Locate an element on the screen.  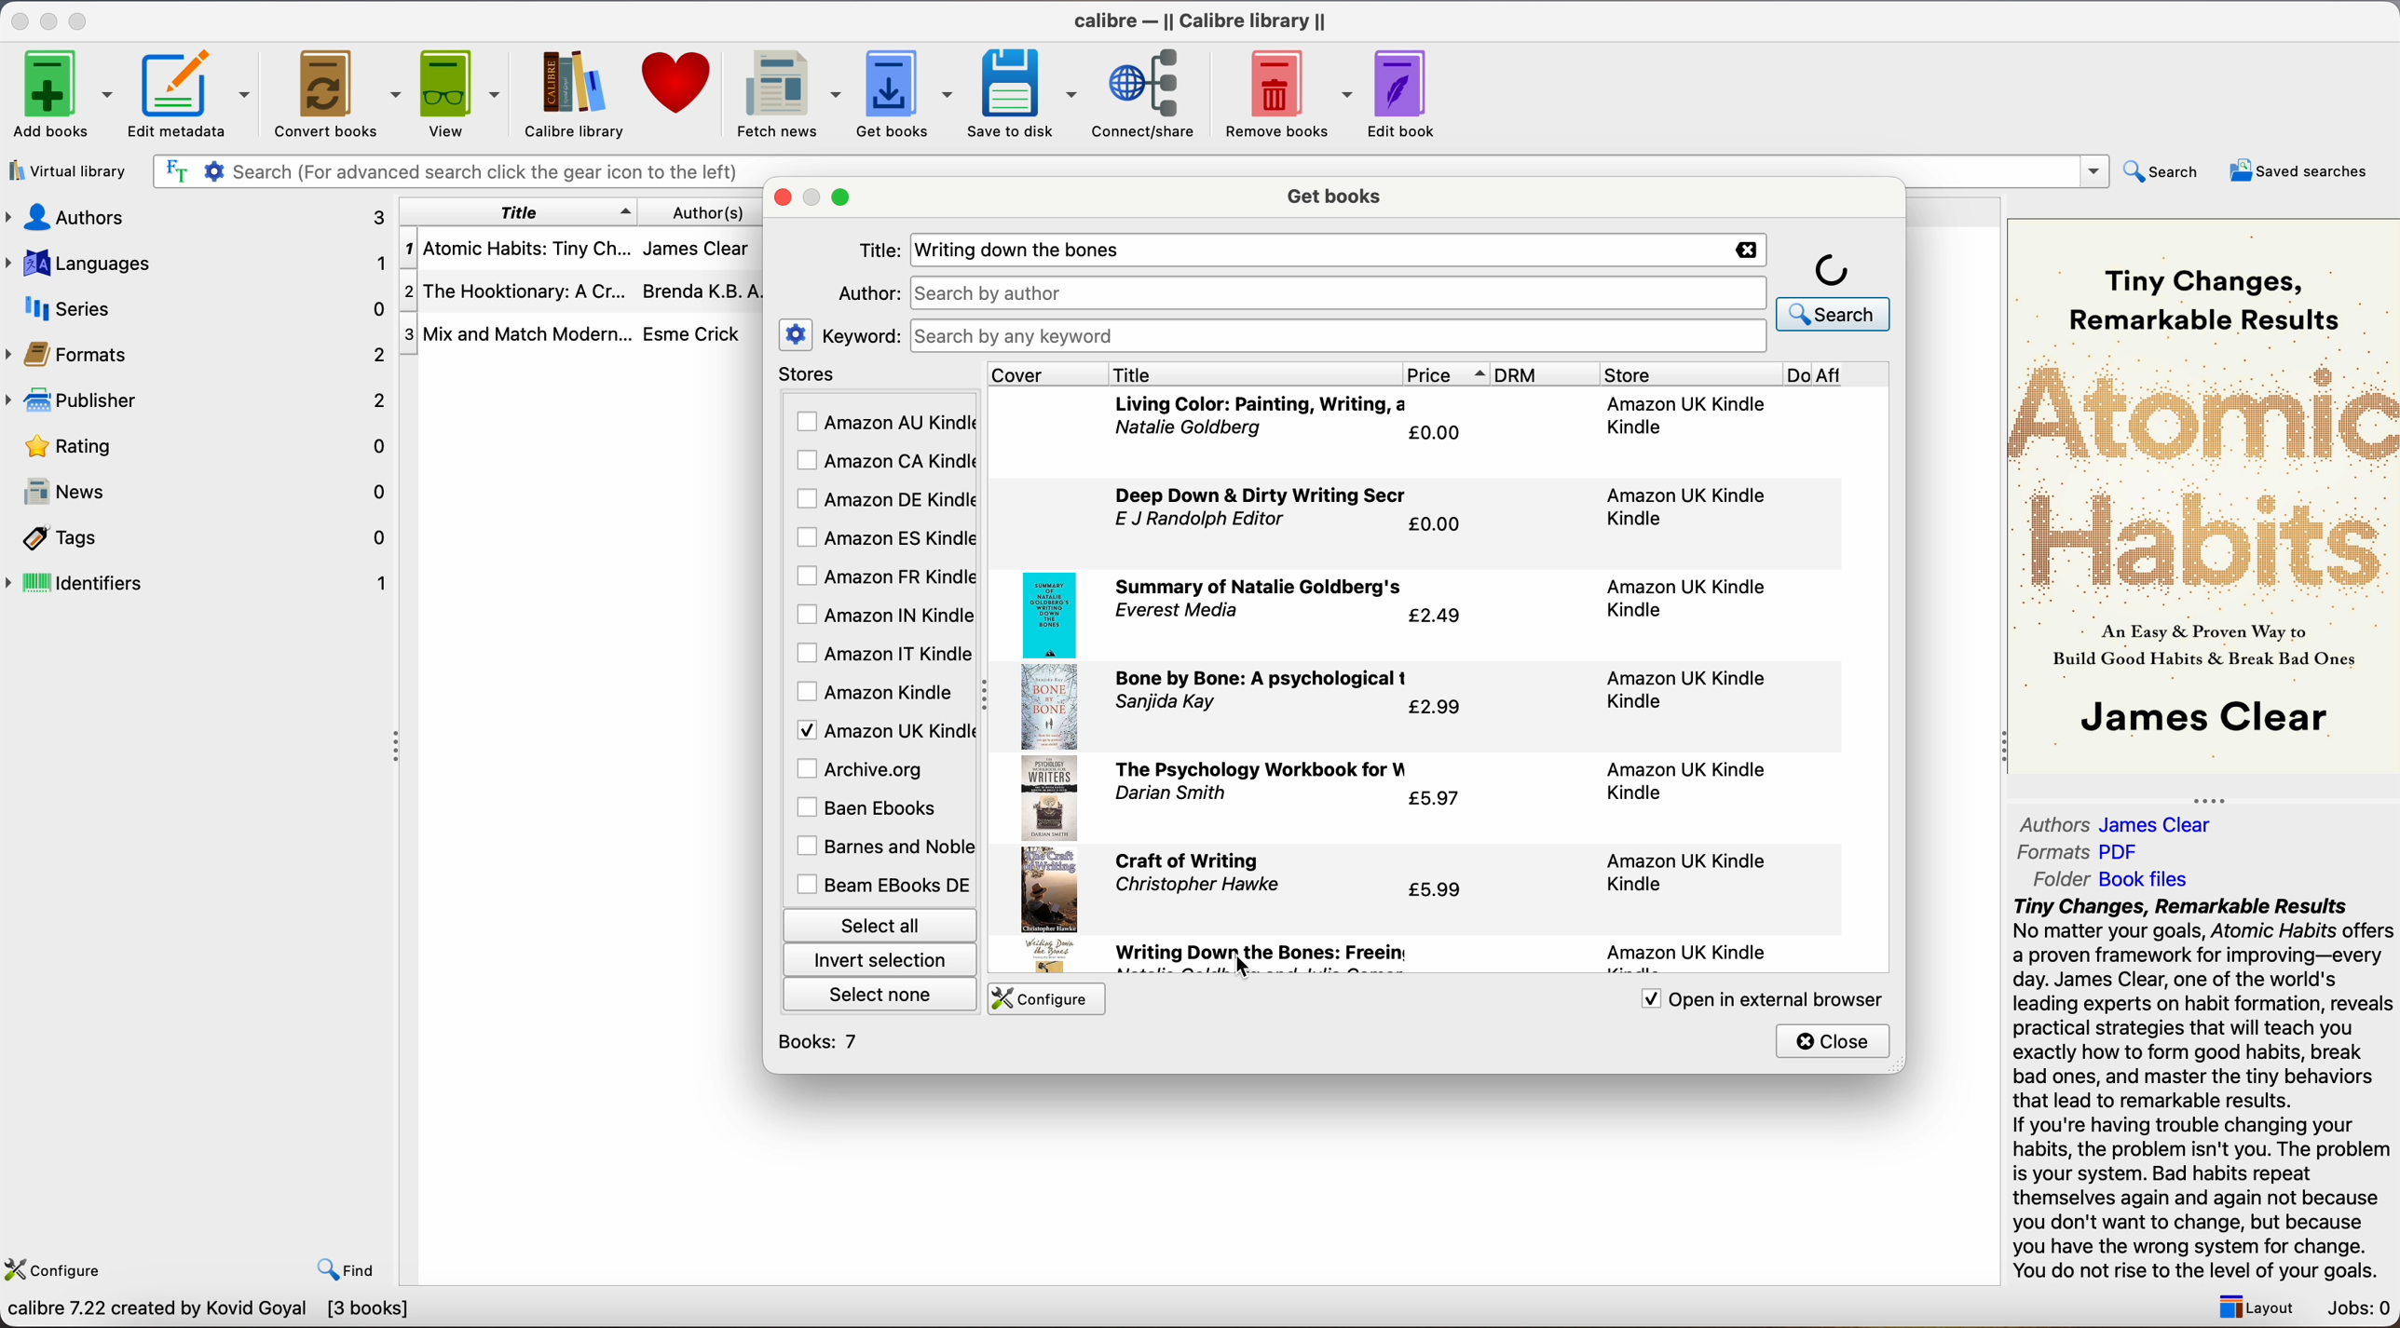
amazon UK kindle is located at coordinates (1687, 954).